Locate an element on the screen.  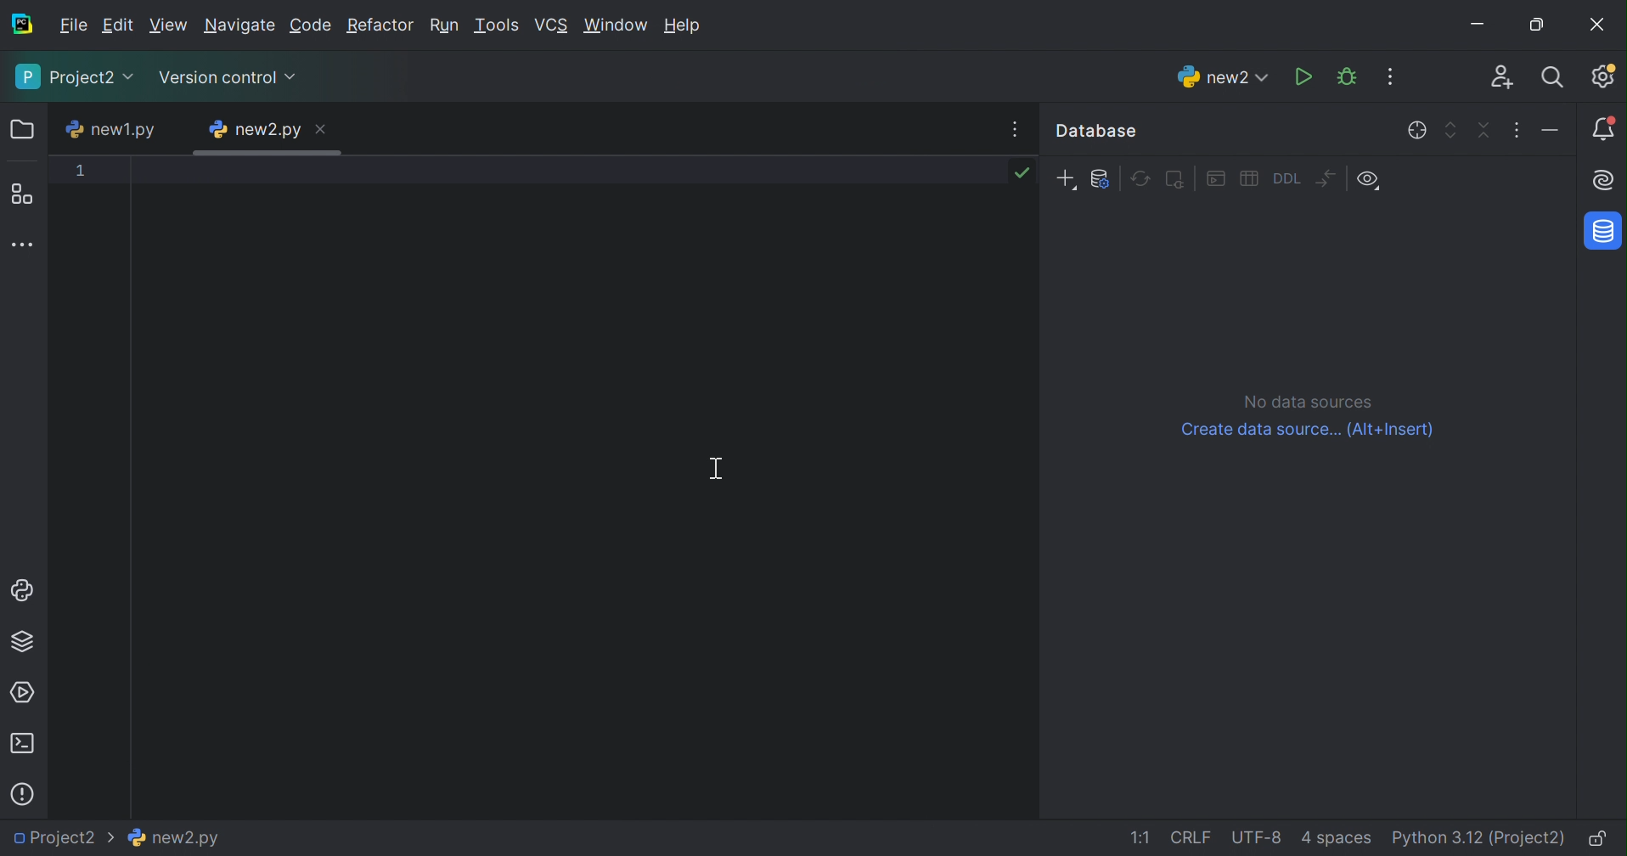
 is located at coordinates (24, 129).